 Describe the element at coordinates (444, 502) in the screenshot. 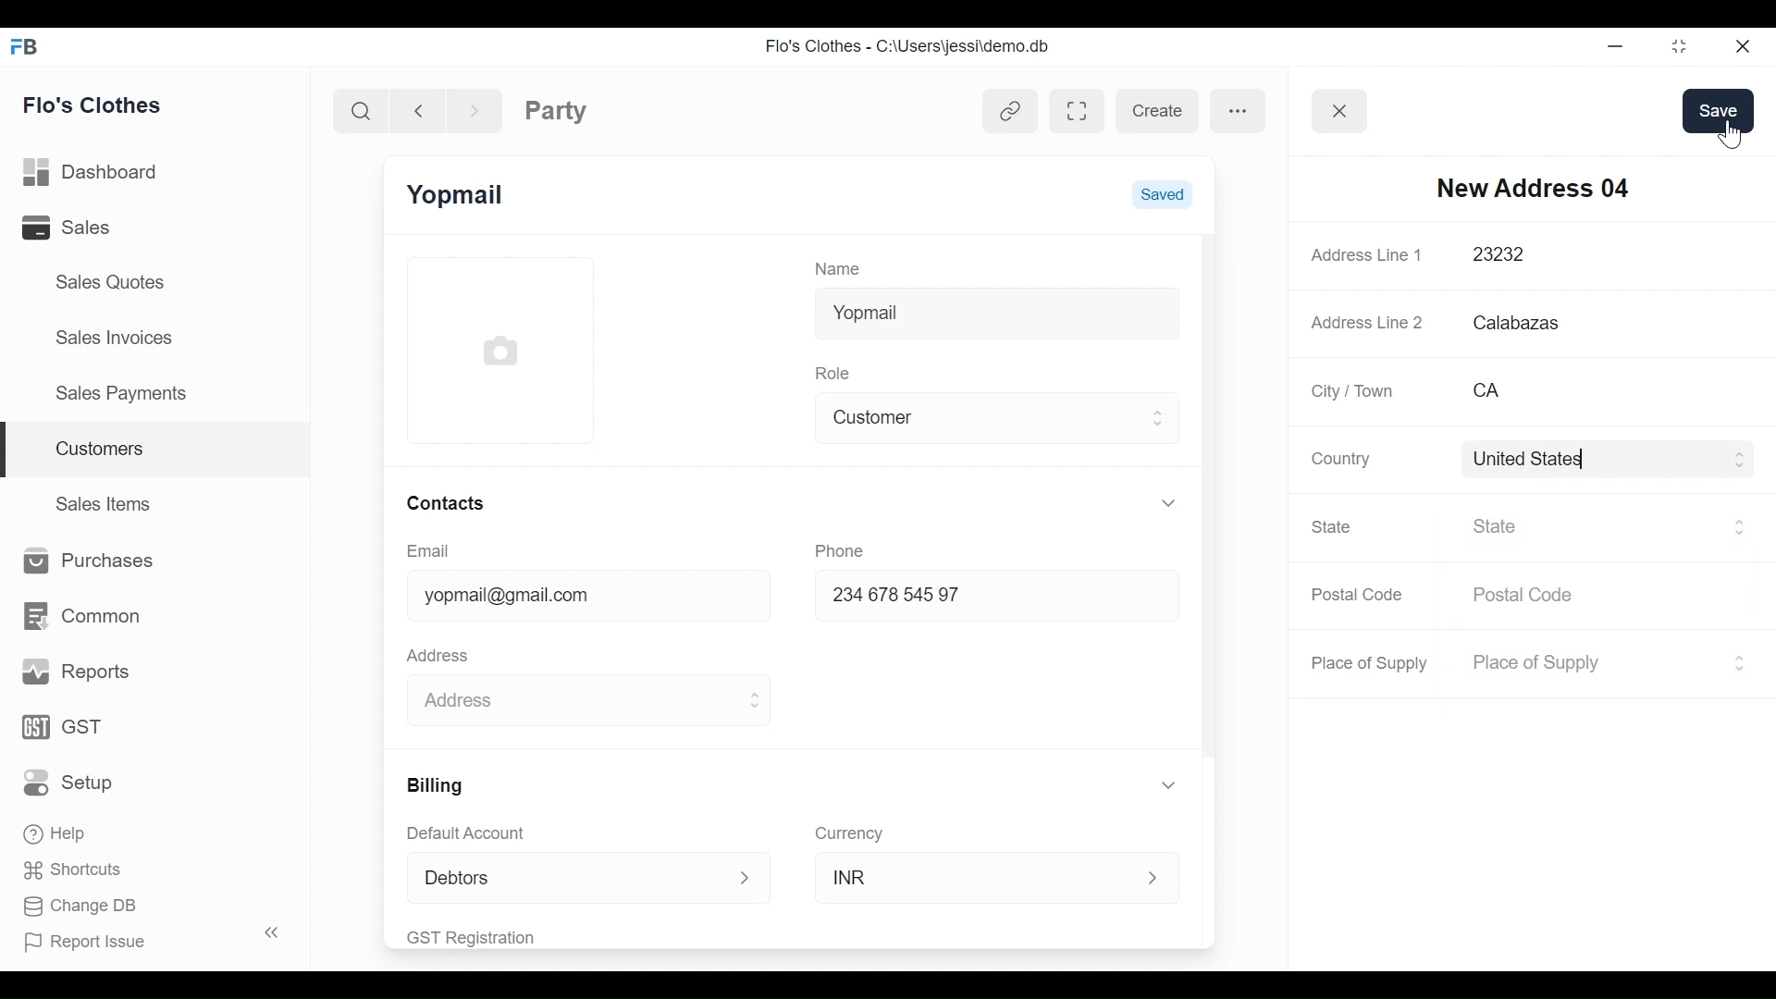

I see `Contacts` at that location.